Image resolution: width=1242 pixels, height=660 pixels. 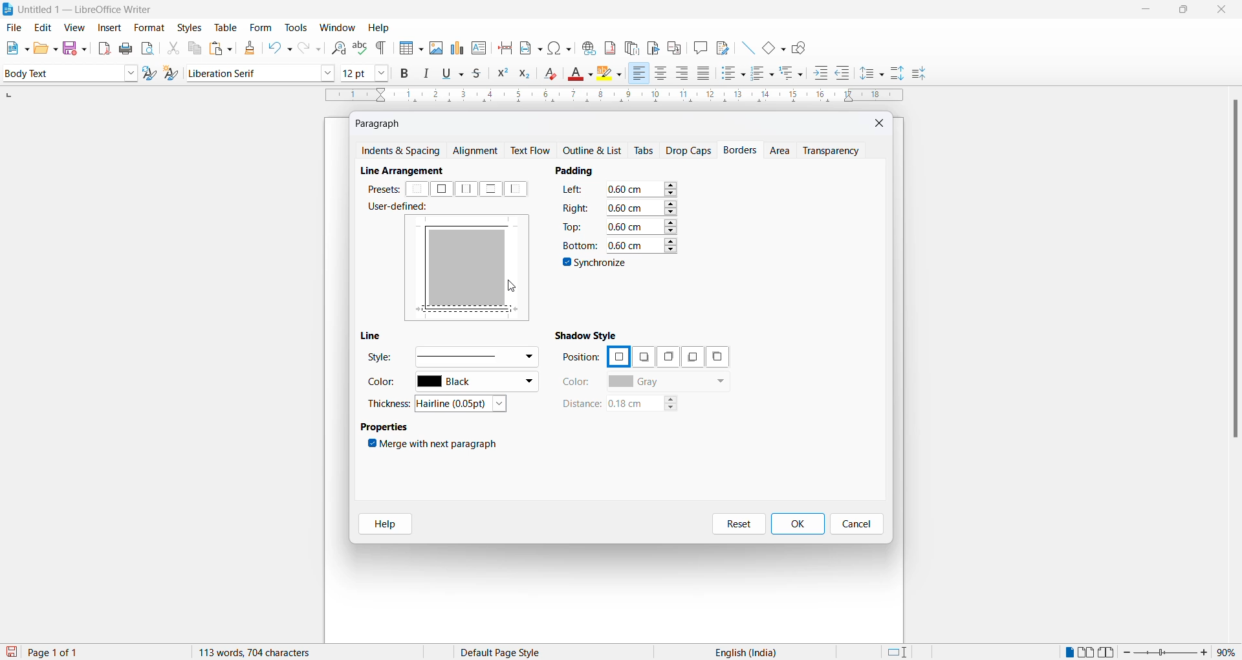 I want to click on scrollbar, so click(x=1234, y=275).